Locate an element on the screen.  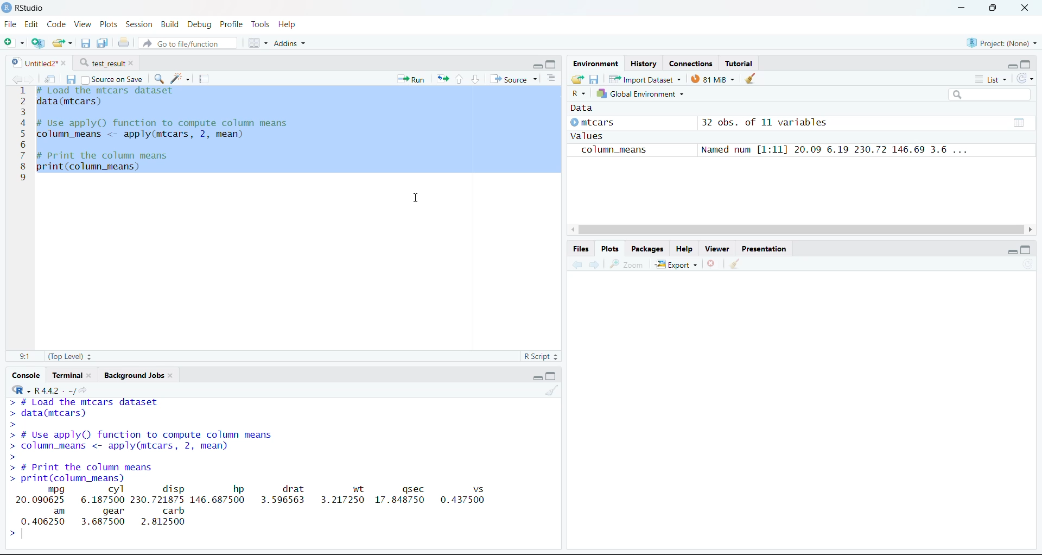
Refresh the list of objects in the environment is located at coordinates (1025, 78).